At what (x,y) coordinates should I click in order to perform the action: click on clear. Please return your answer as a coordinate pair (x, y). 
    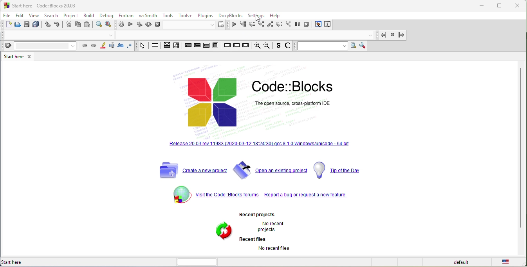
    Looking at the image, I should click on (40, 46).